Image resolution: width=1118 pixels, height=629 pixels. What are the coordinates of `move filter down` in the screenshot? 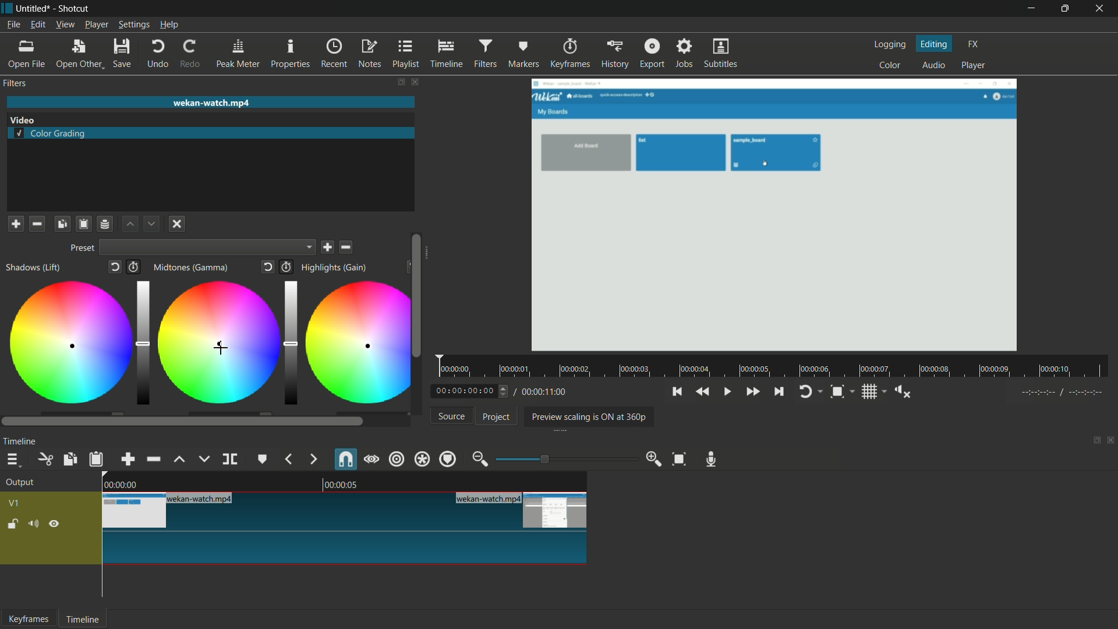 It's located at (152, 223).